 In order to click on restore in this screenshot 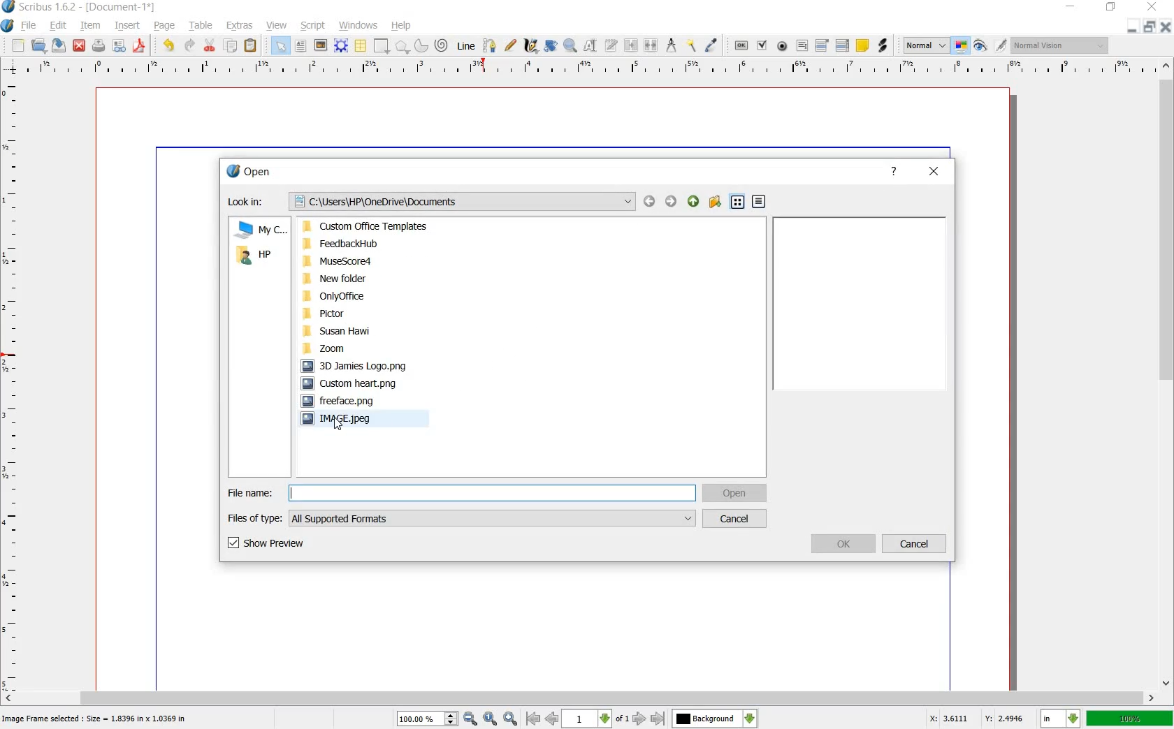, I will do `click(1111, 7)`.